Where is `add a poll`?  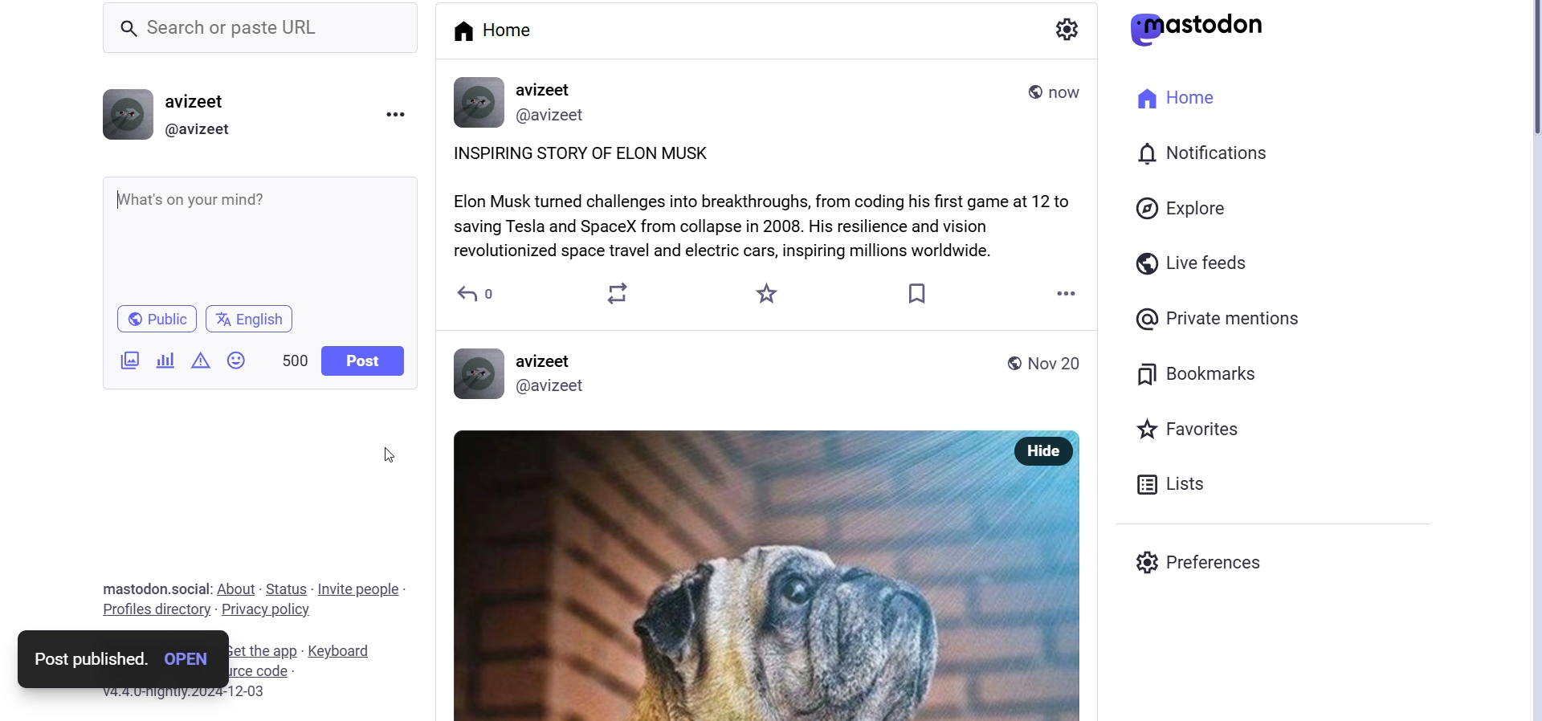
add a poll is located at coordinates (163, 365).